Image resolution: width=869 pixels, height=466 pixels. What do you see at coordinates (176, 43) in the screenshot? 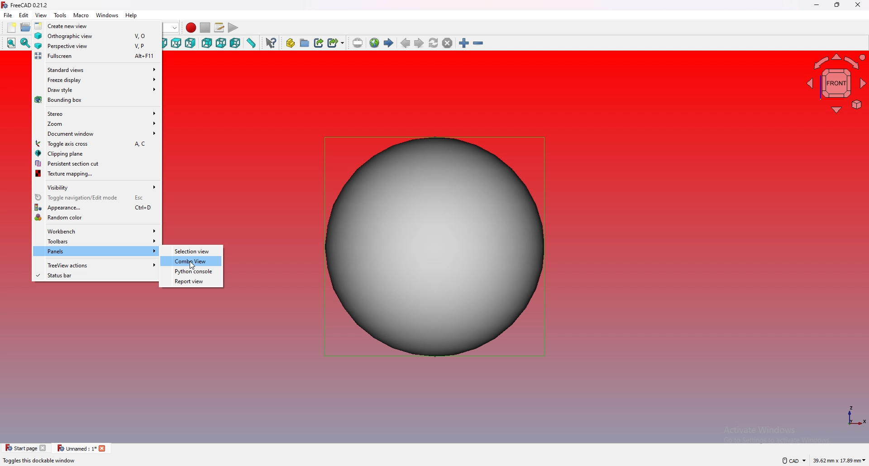
I see `top` at bounding box center [176, 43].